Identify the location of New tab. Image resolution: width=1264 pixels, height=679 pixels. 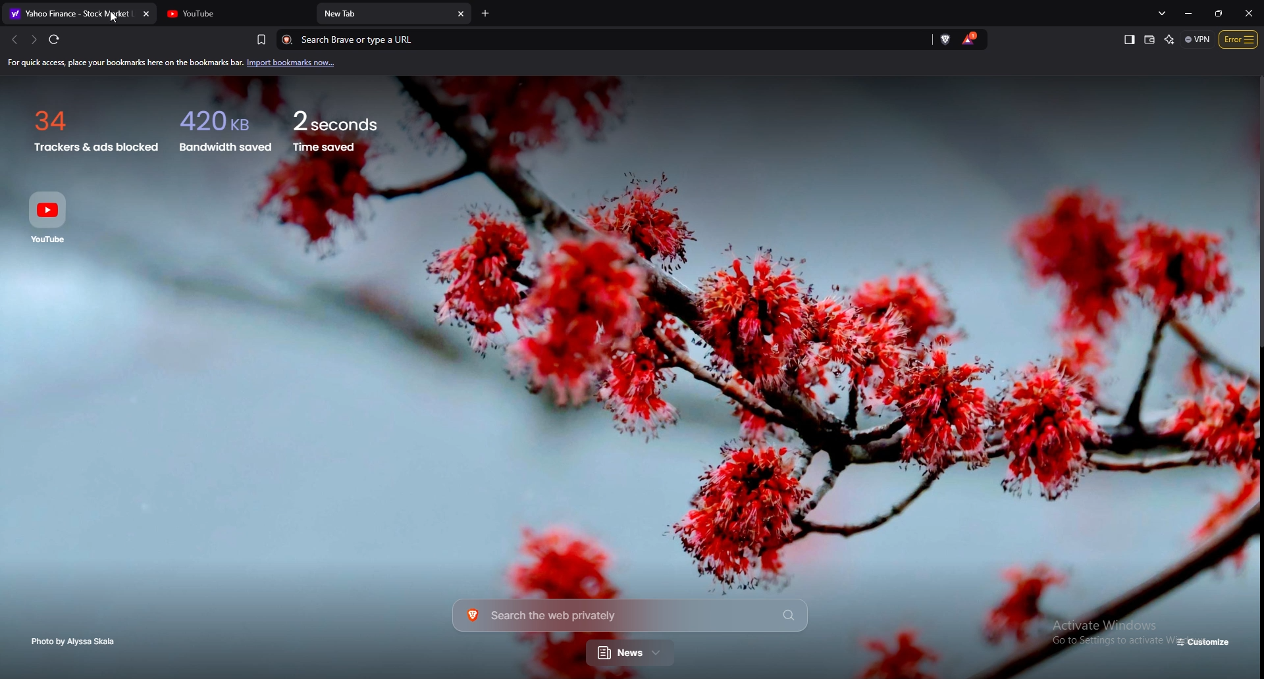
(383, 13).